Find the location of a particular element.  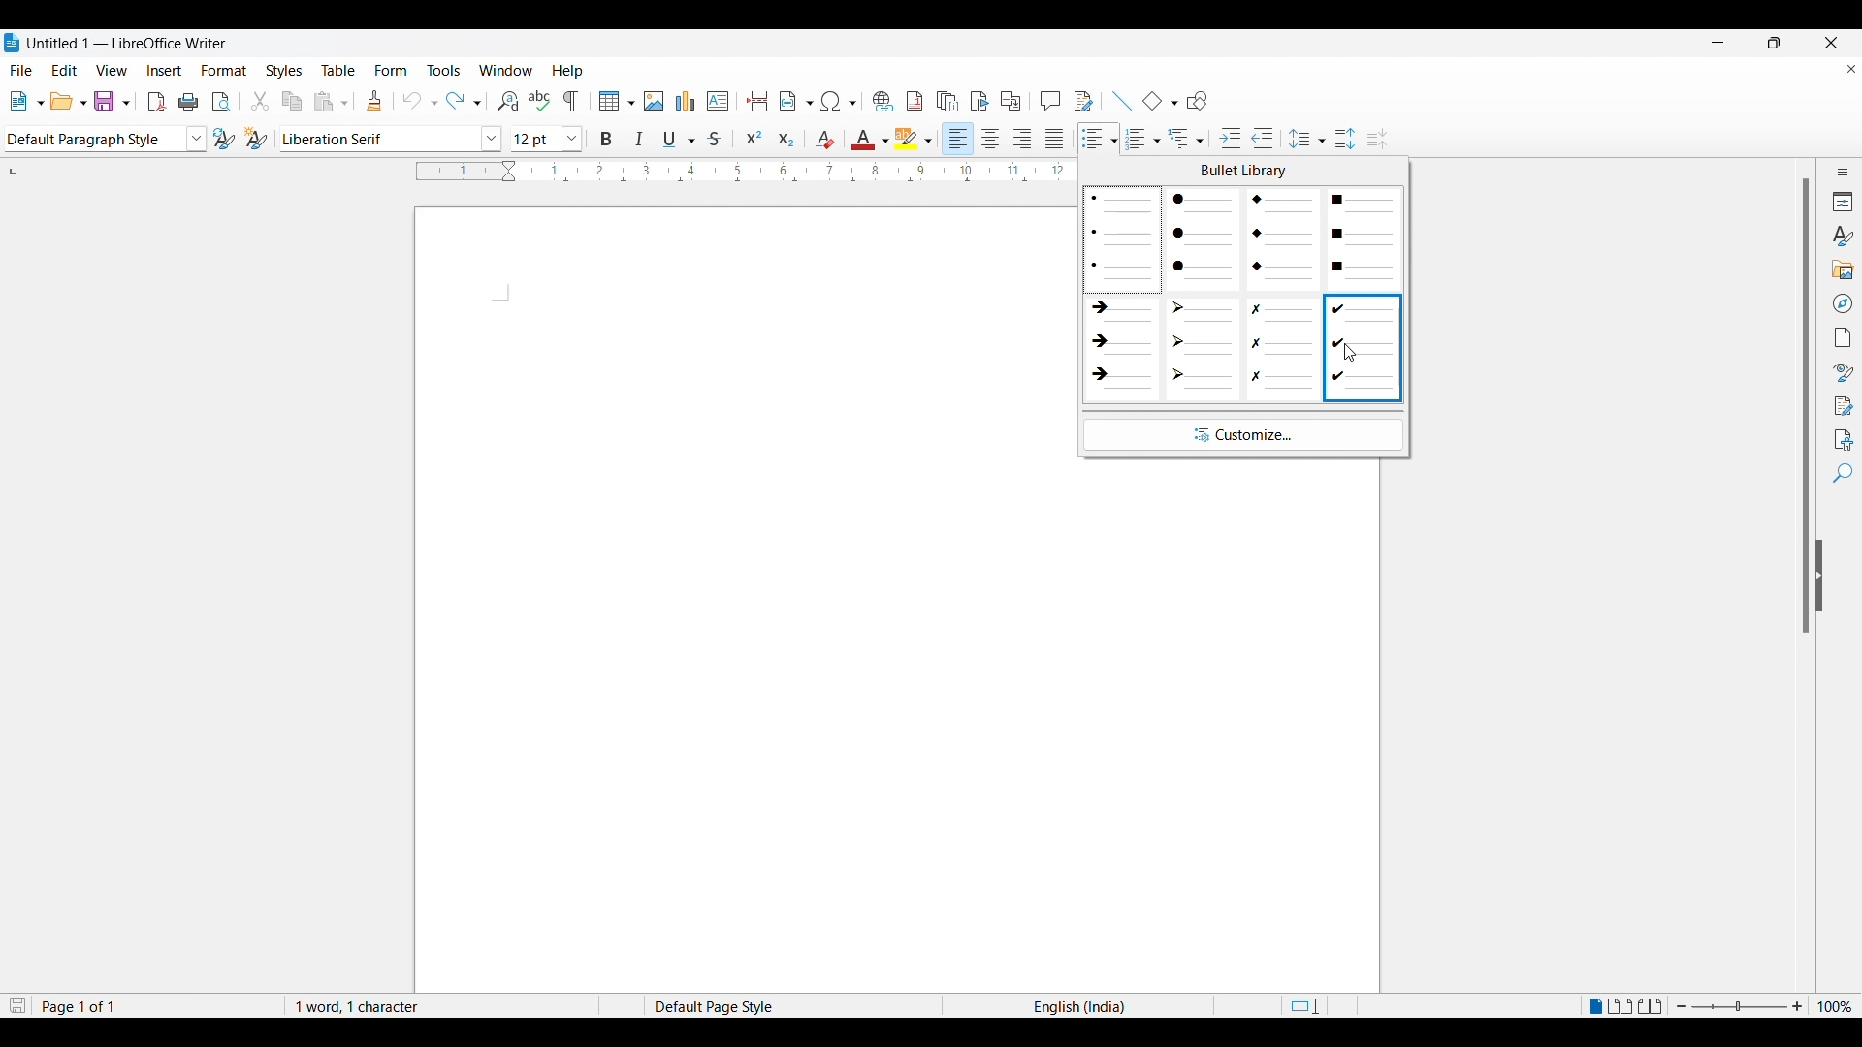

insert endnote is located at coordinates (947, 100).